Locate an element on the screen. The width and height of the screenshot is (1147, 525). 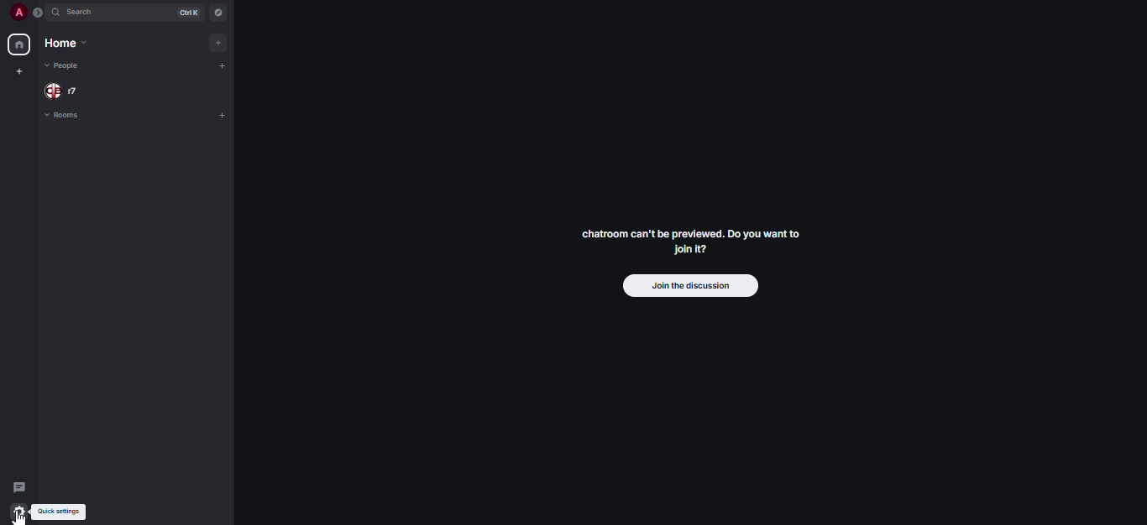
threads is located at coordinates (18, 487).